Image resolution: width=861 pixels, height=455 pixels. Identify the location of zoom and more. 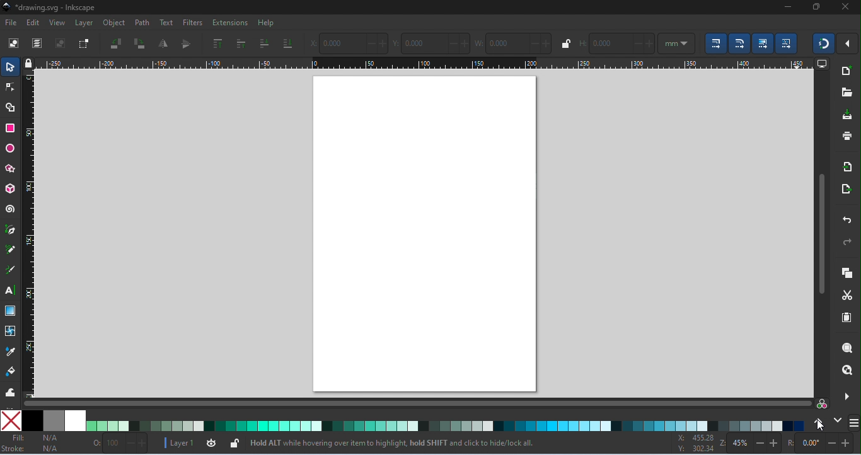
(845, 395).